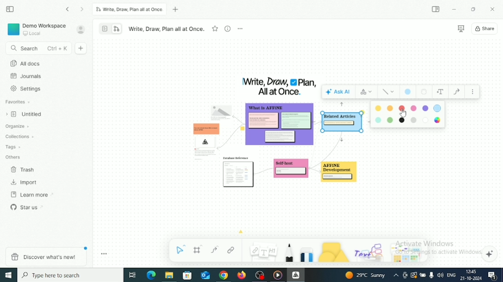  Describe the element at coordinates (333, 252) in the screenshot. I see `Shape` at that location.